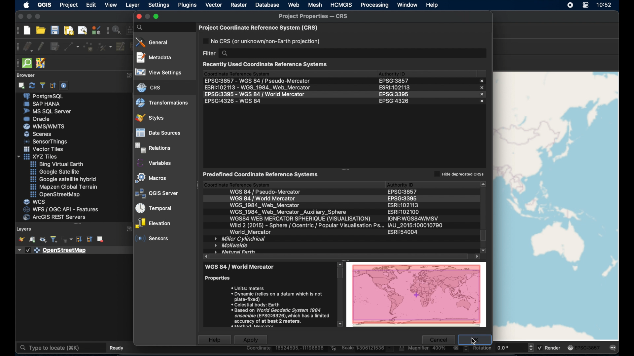 The height and width of the screenshot is (356, 634). What do you see at coordinates (239, 5) in the screenshot?
I see `raster` at bounding box center [239, 5].